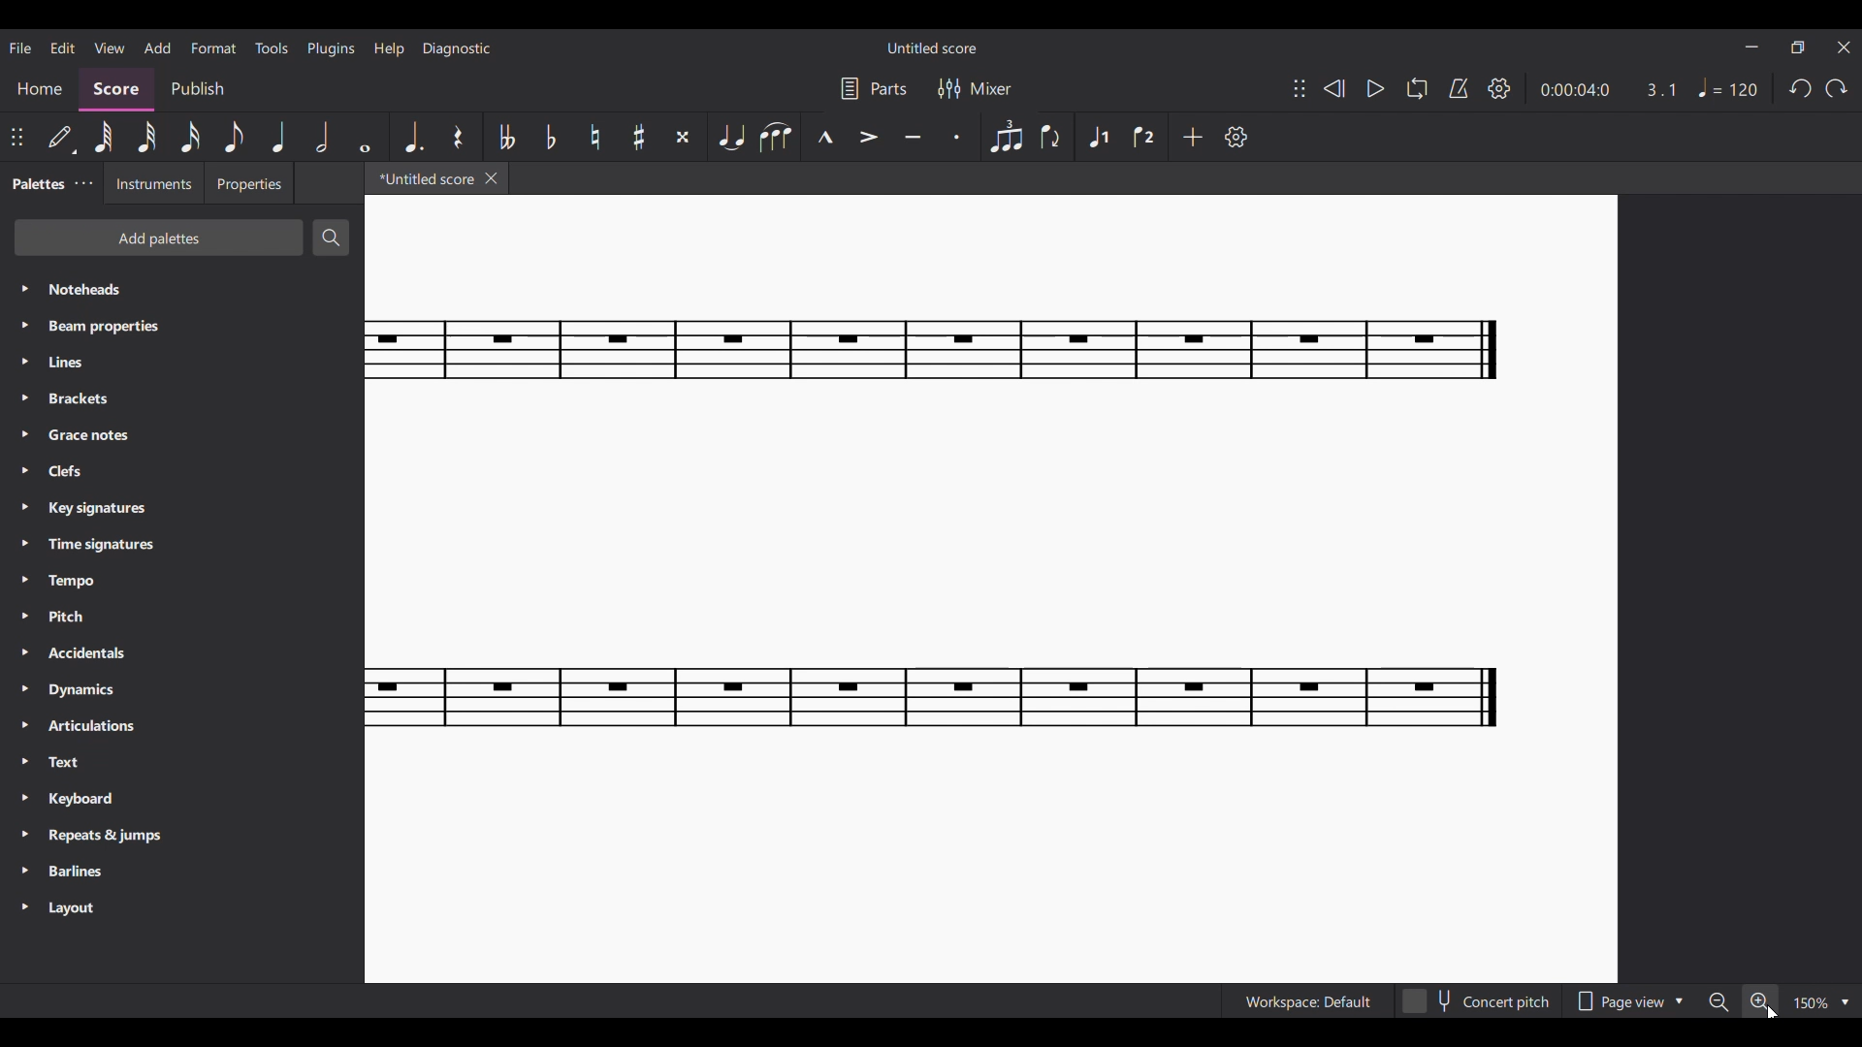 This screenshot has height=1047, width=1862. I want to click on Parts settings, so click(874, 89).